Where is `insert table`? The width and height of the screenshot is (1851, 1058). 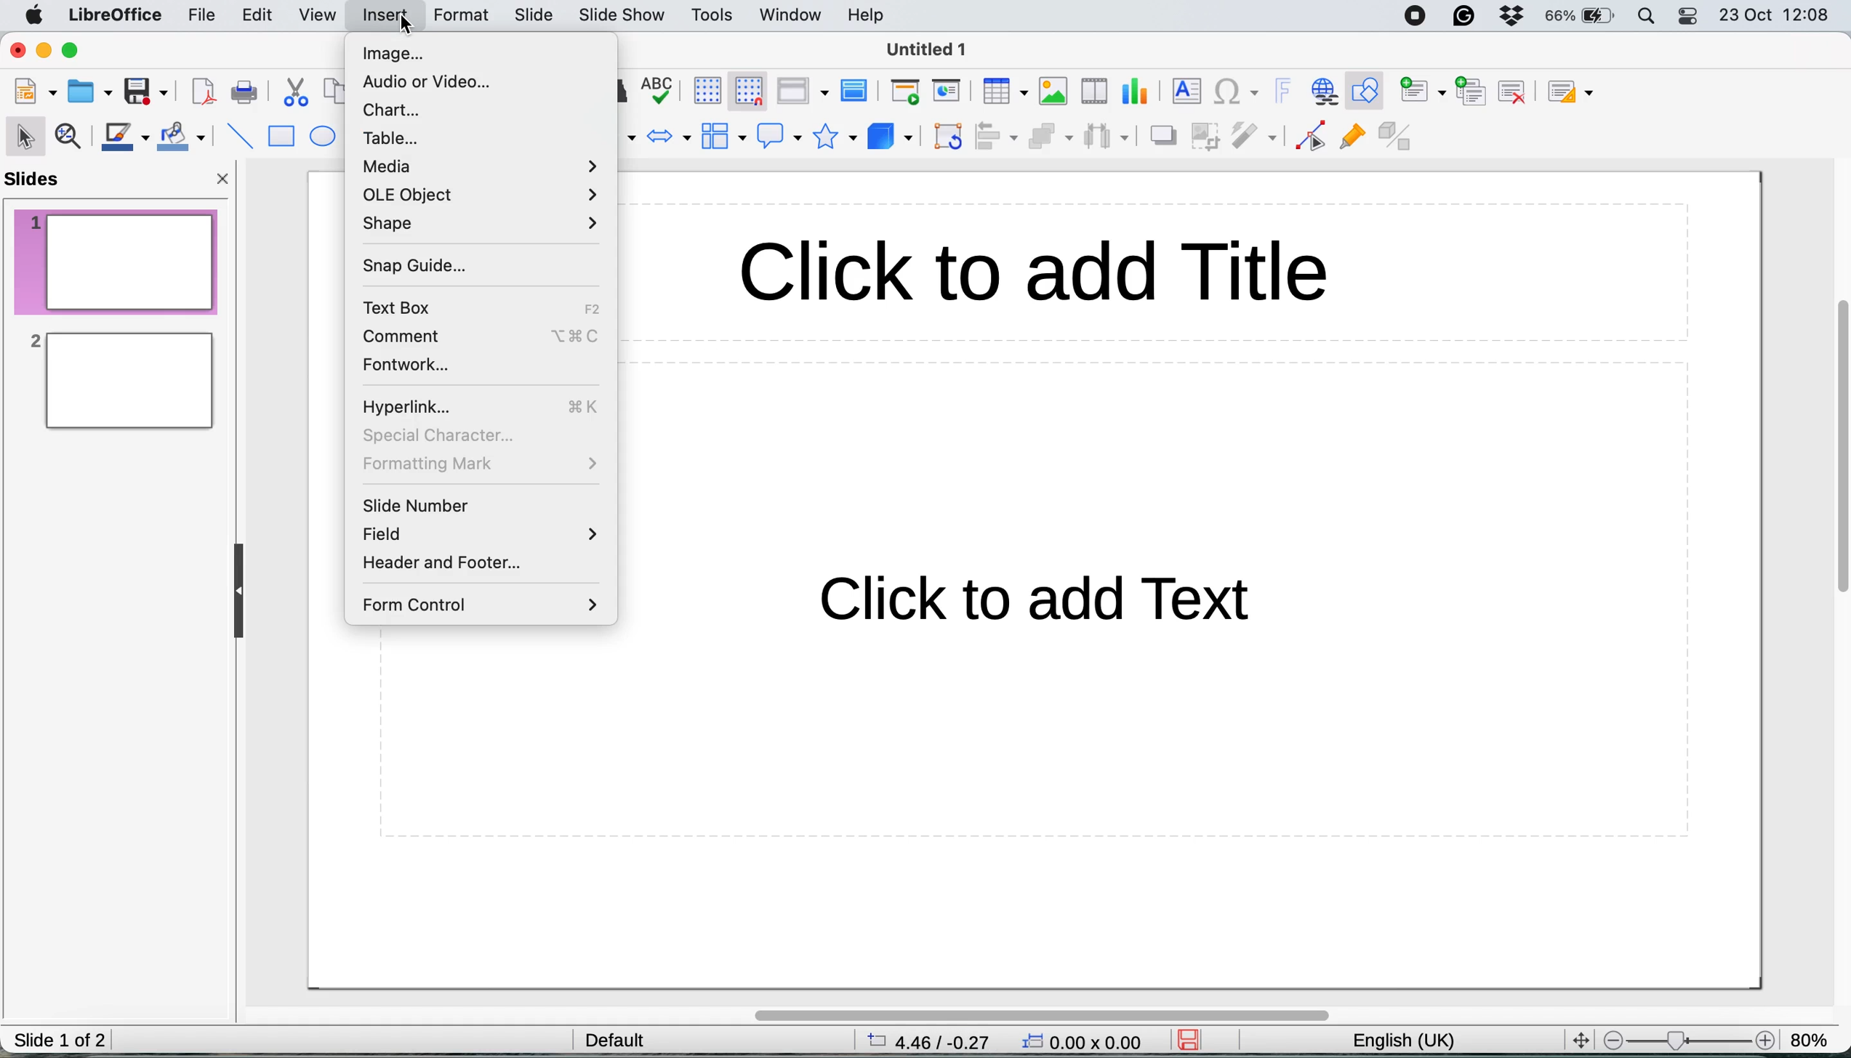
insert table is located at coordinates (1003, 92).